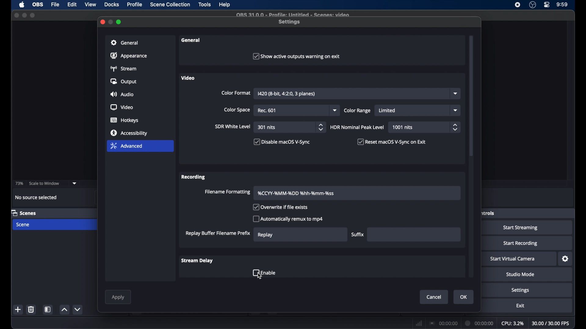  Describe the element at coordinates (64, 310) in the screenshot. I see `increment` at that location.